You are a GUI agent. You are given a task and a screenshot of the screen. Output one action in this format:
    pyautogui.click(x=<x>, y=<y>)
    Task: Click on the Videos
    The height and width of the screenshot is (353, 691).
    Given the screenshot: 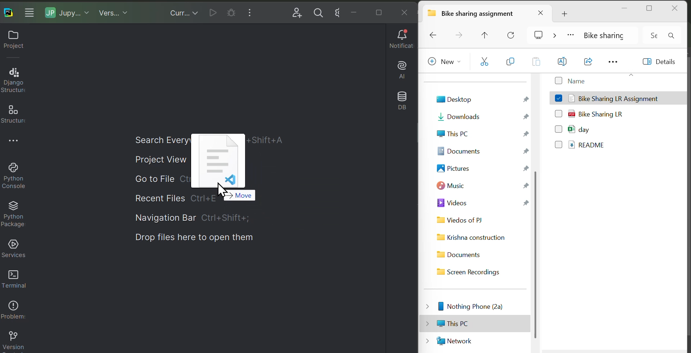 What is the action you would take?
    pyautogui.click(x=482, y=203)
    